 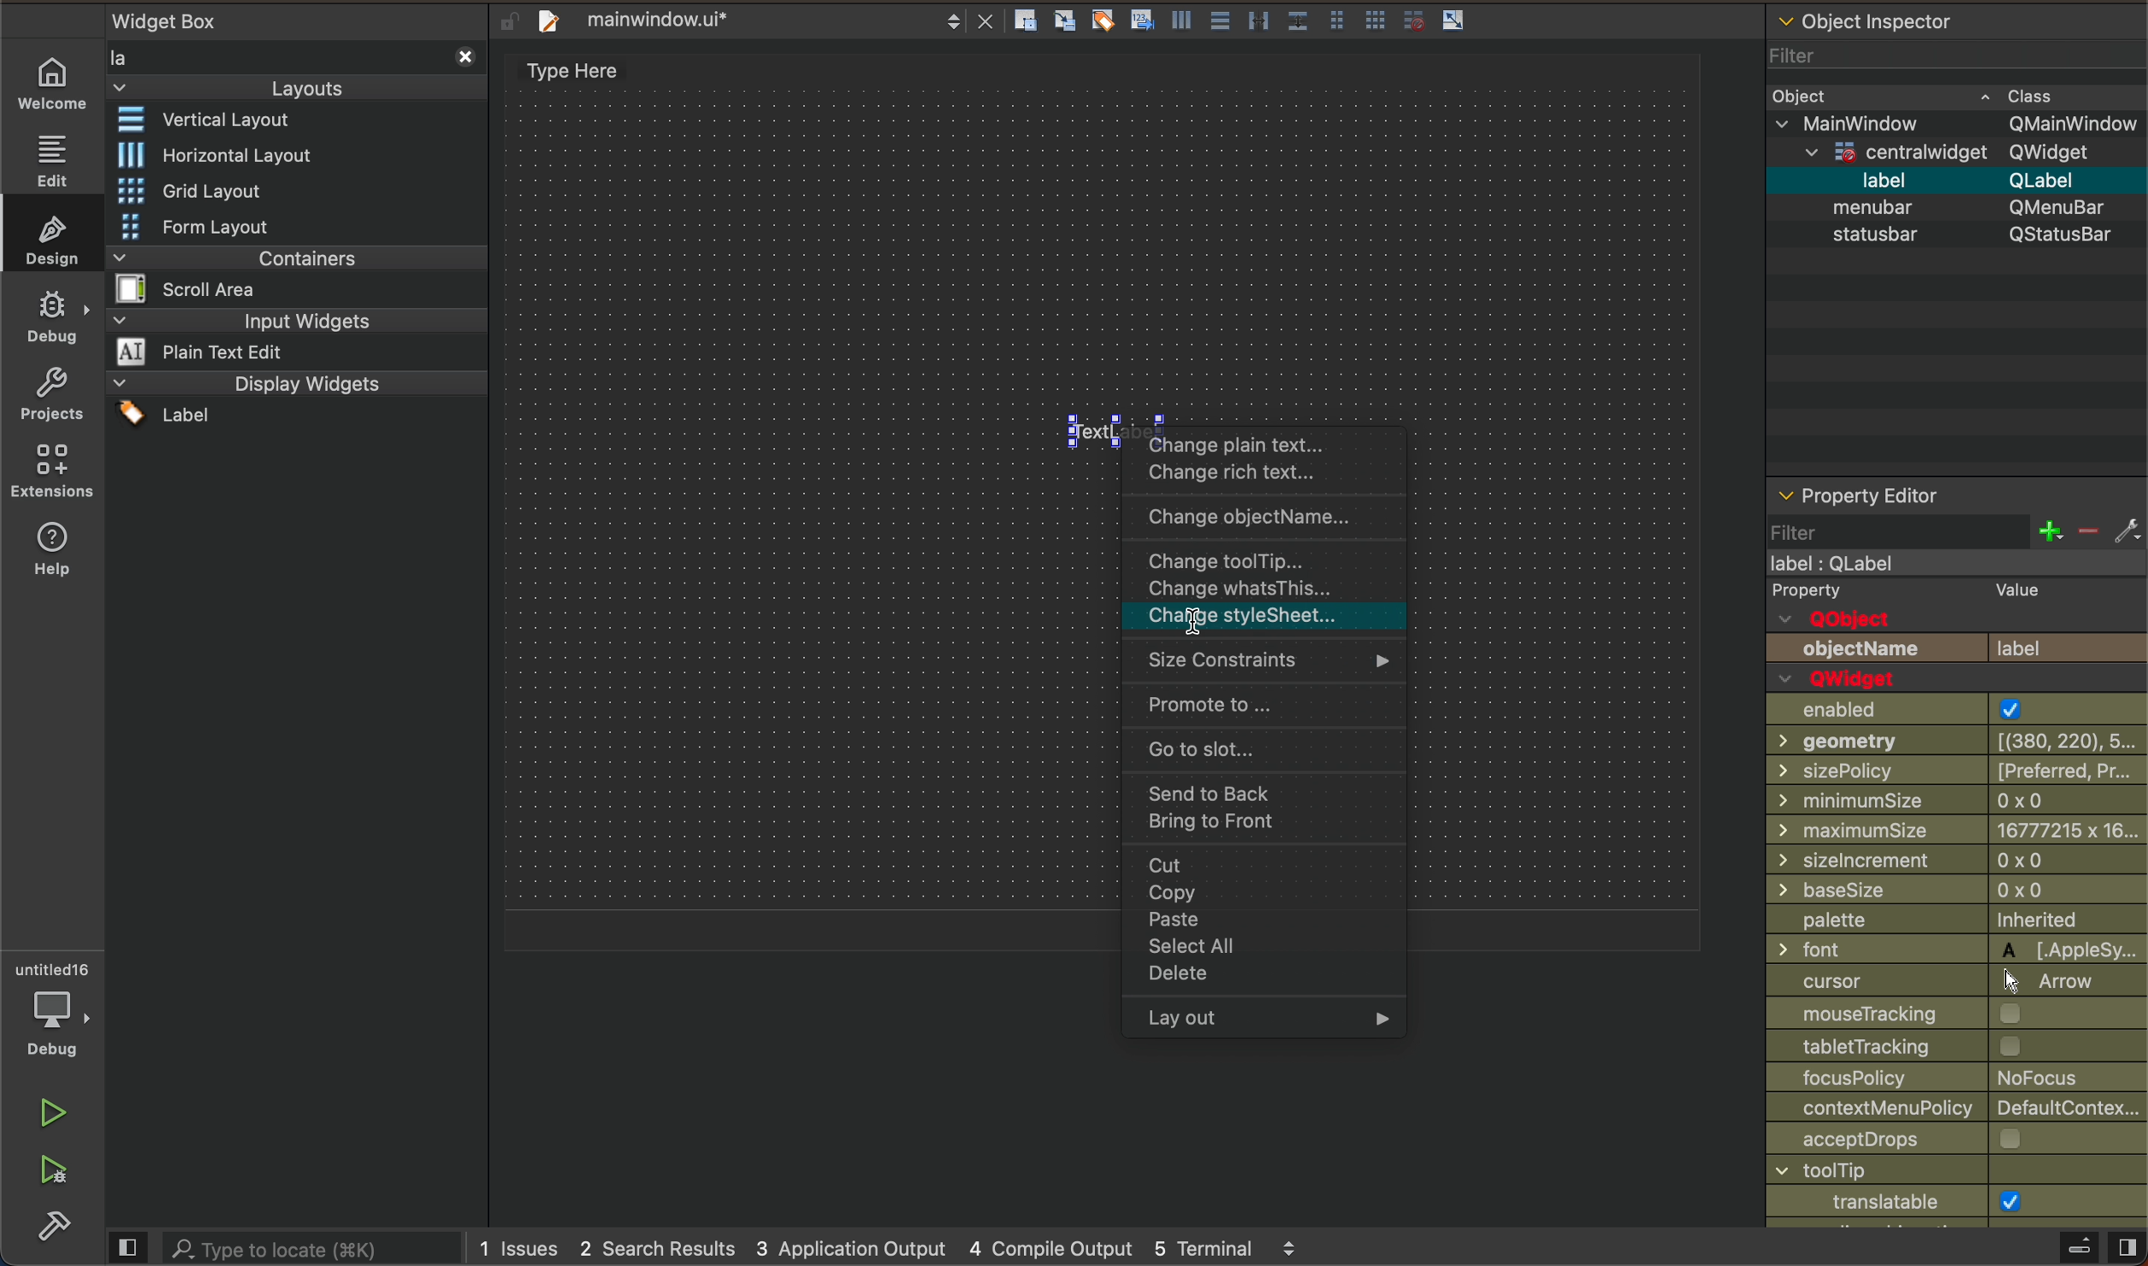 What do you see at coordinates (1268, 748) in the screenshot?
I see `go to slot` at bounding box center [1268, 748].